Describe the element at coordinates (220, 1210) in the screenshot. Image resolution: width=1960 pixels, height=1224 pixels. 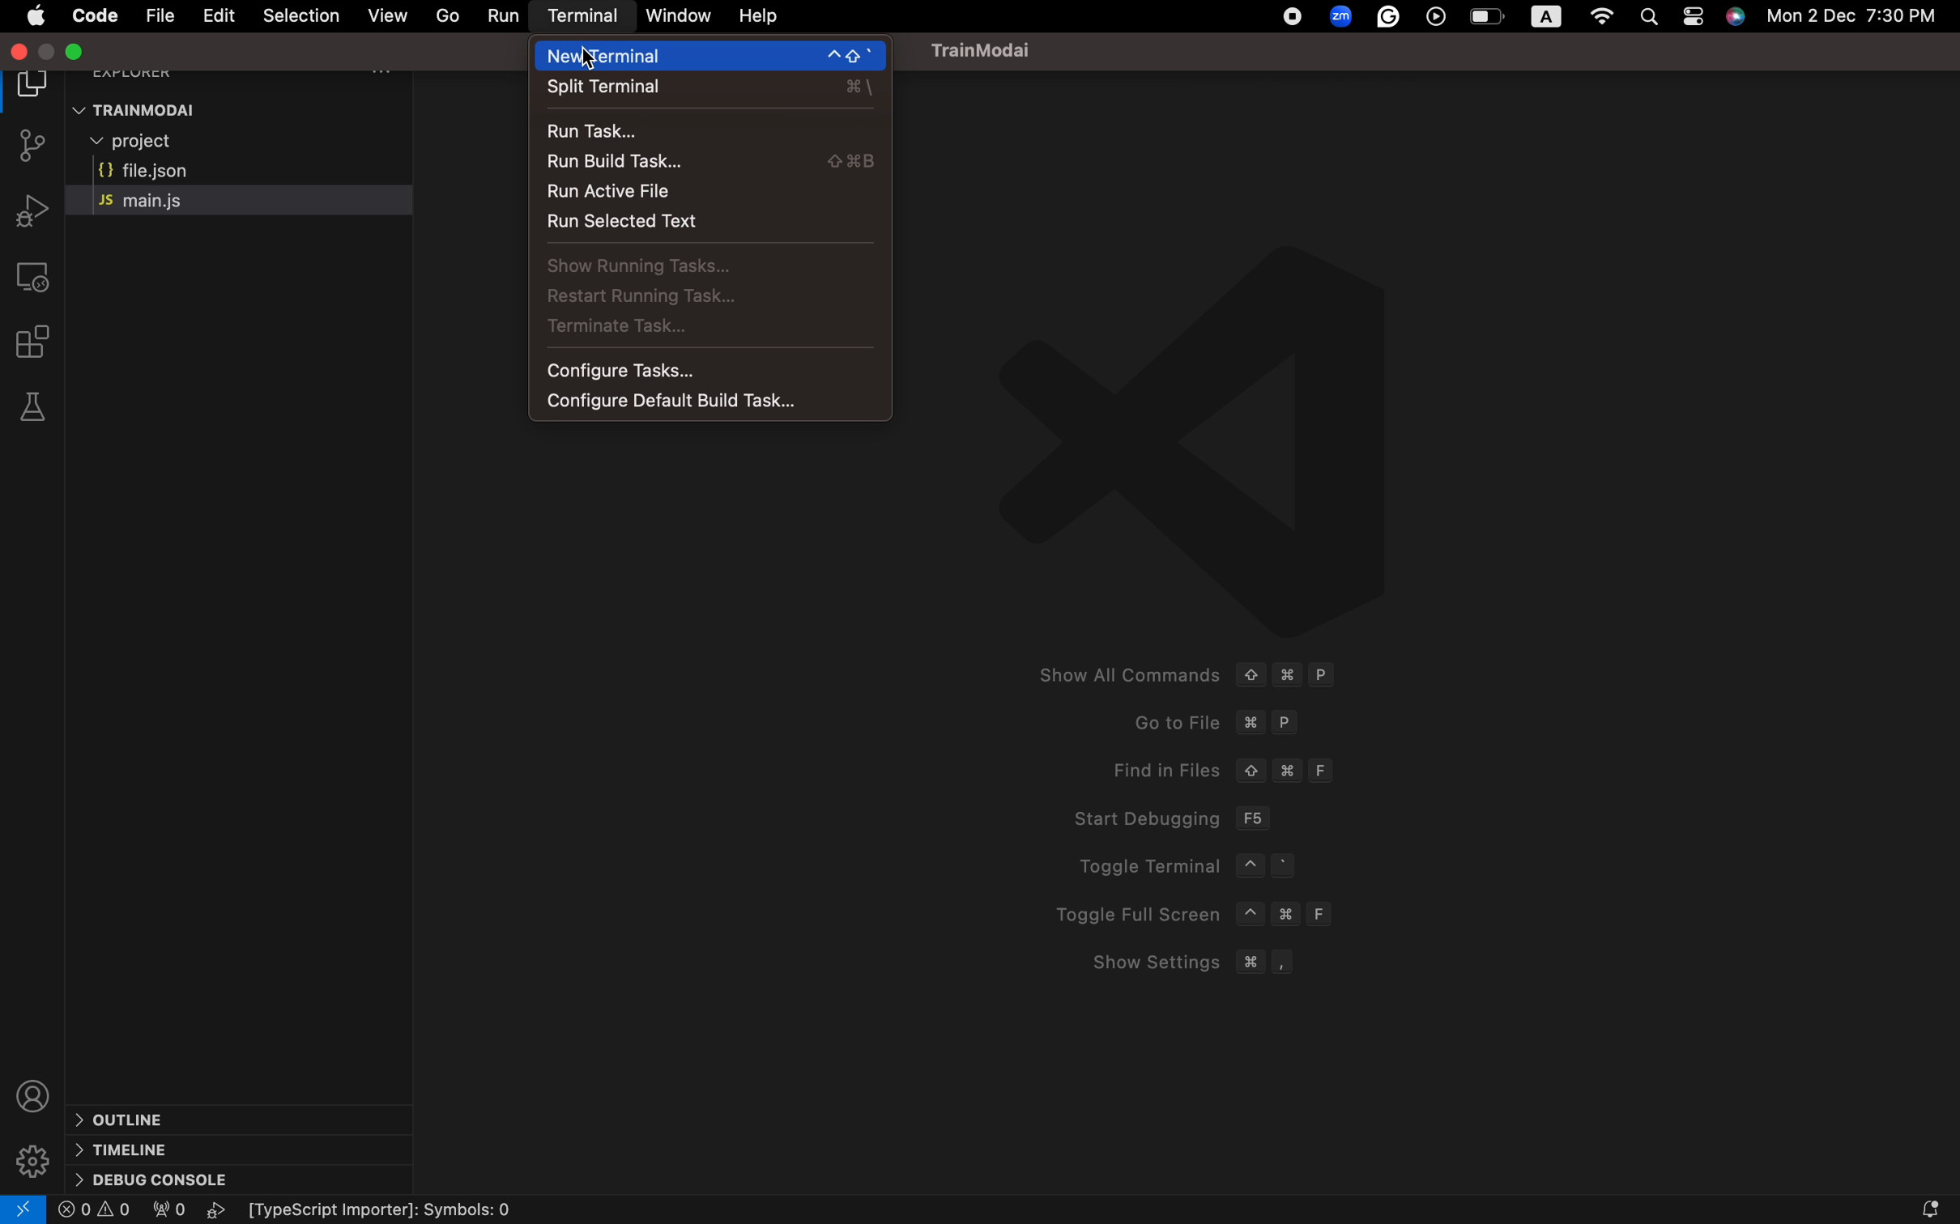
I see `play` at that location.